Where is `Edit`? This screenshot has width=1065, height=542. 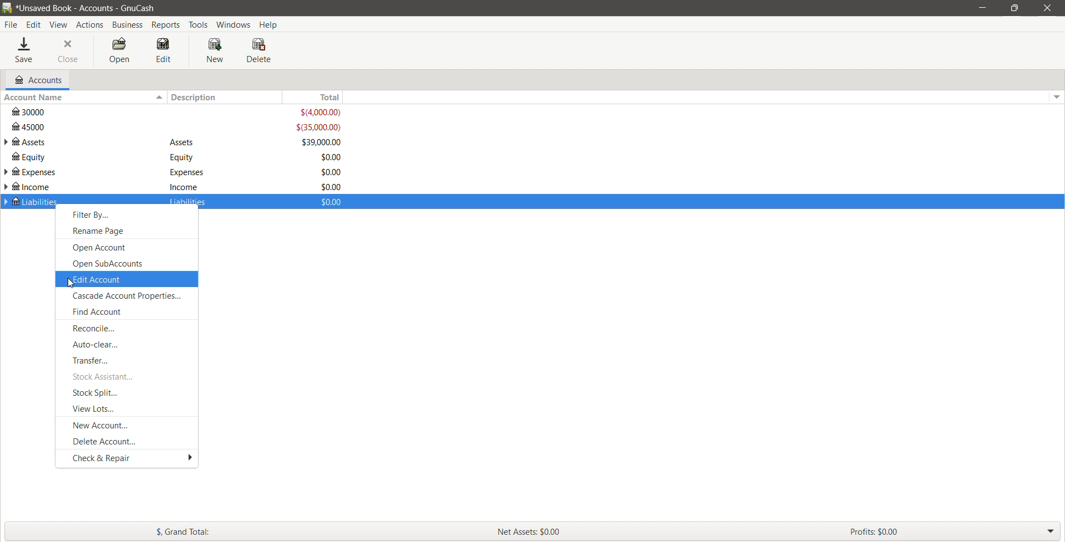 Edit is located at coordinates (164, 51).